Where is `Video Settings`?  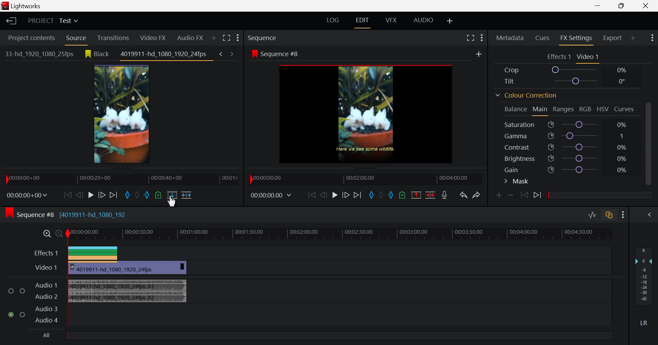 Video Settings is located at coordinates (588, 57).